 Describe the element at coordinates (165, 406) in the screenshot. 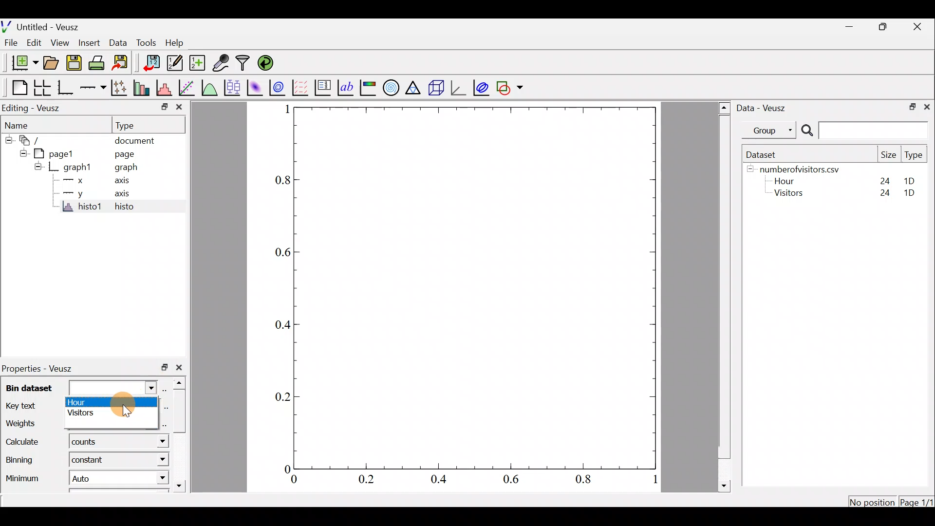

I see `Edit text` at that location.